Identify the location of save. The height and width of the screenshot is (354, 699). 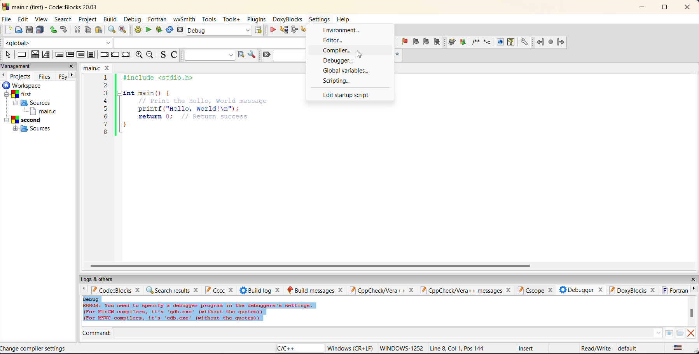
(29, 30).